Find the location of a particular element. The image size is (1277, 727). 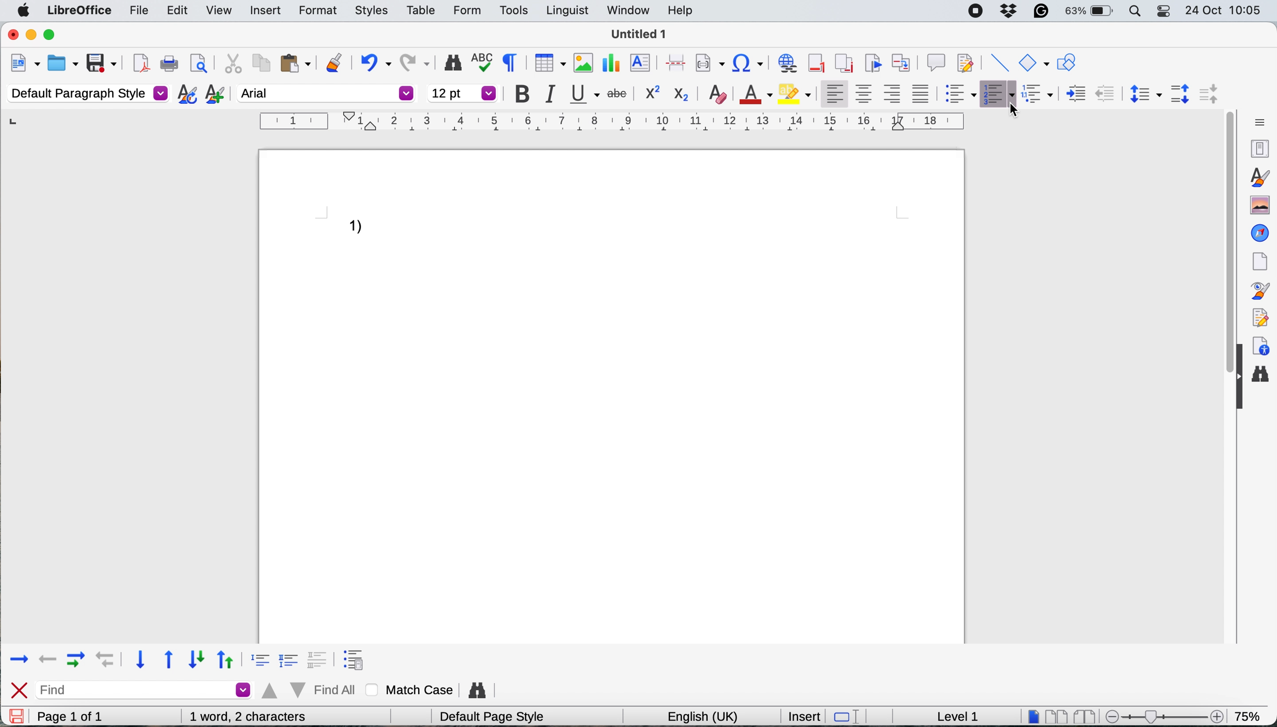

page is located at coordinates (1258, 260).